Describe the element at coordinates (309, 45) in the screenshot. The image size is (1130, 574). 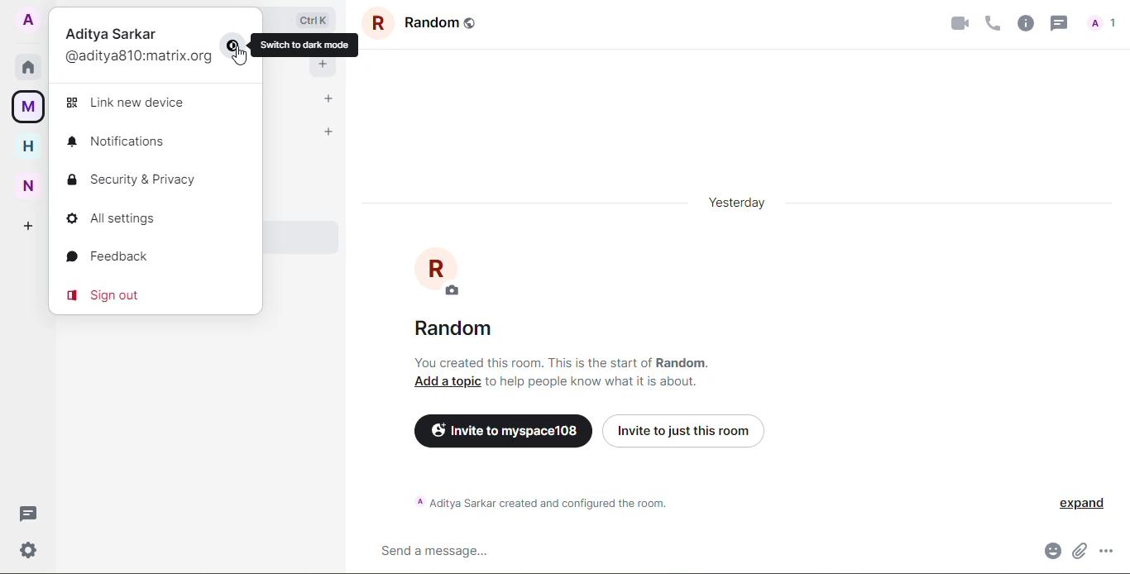
I see `switch to dark` at that location.